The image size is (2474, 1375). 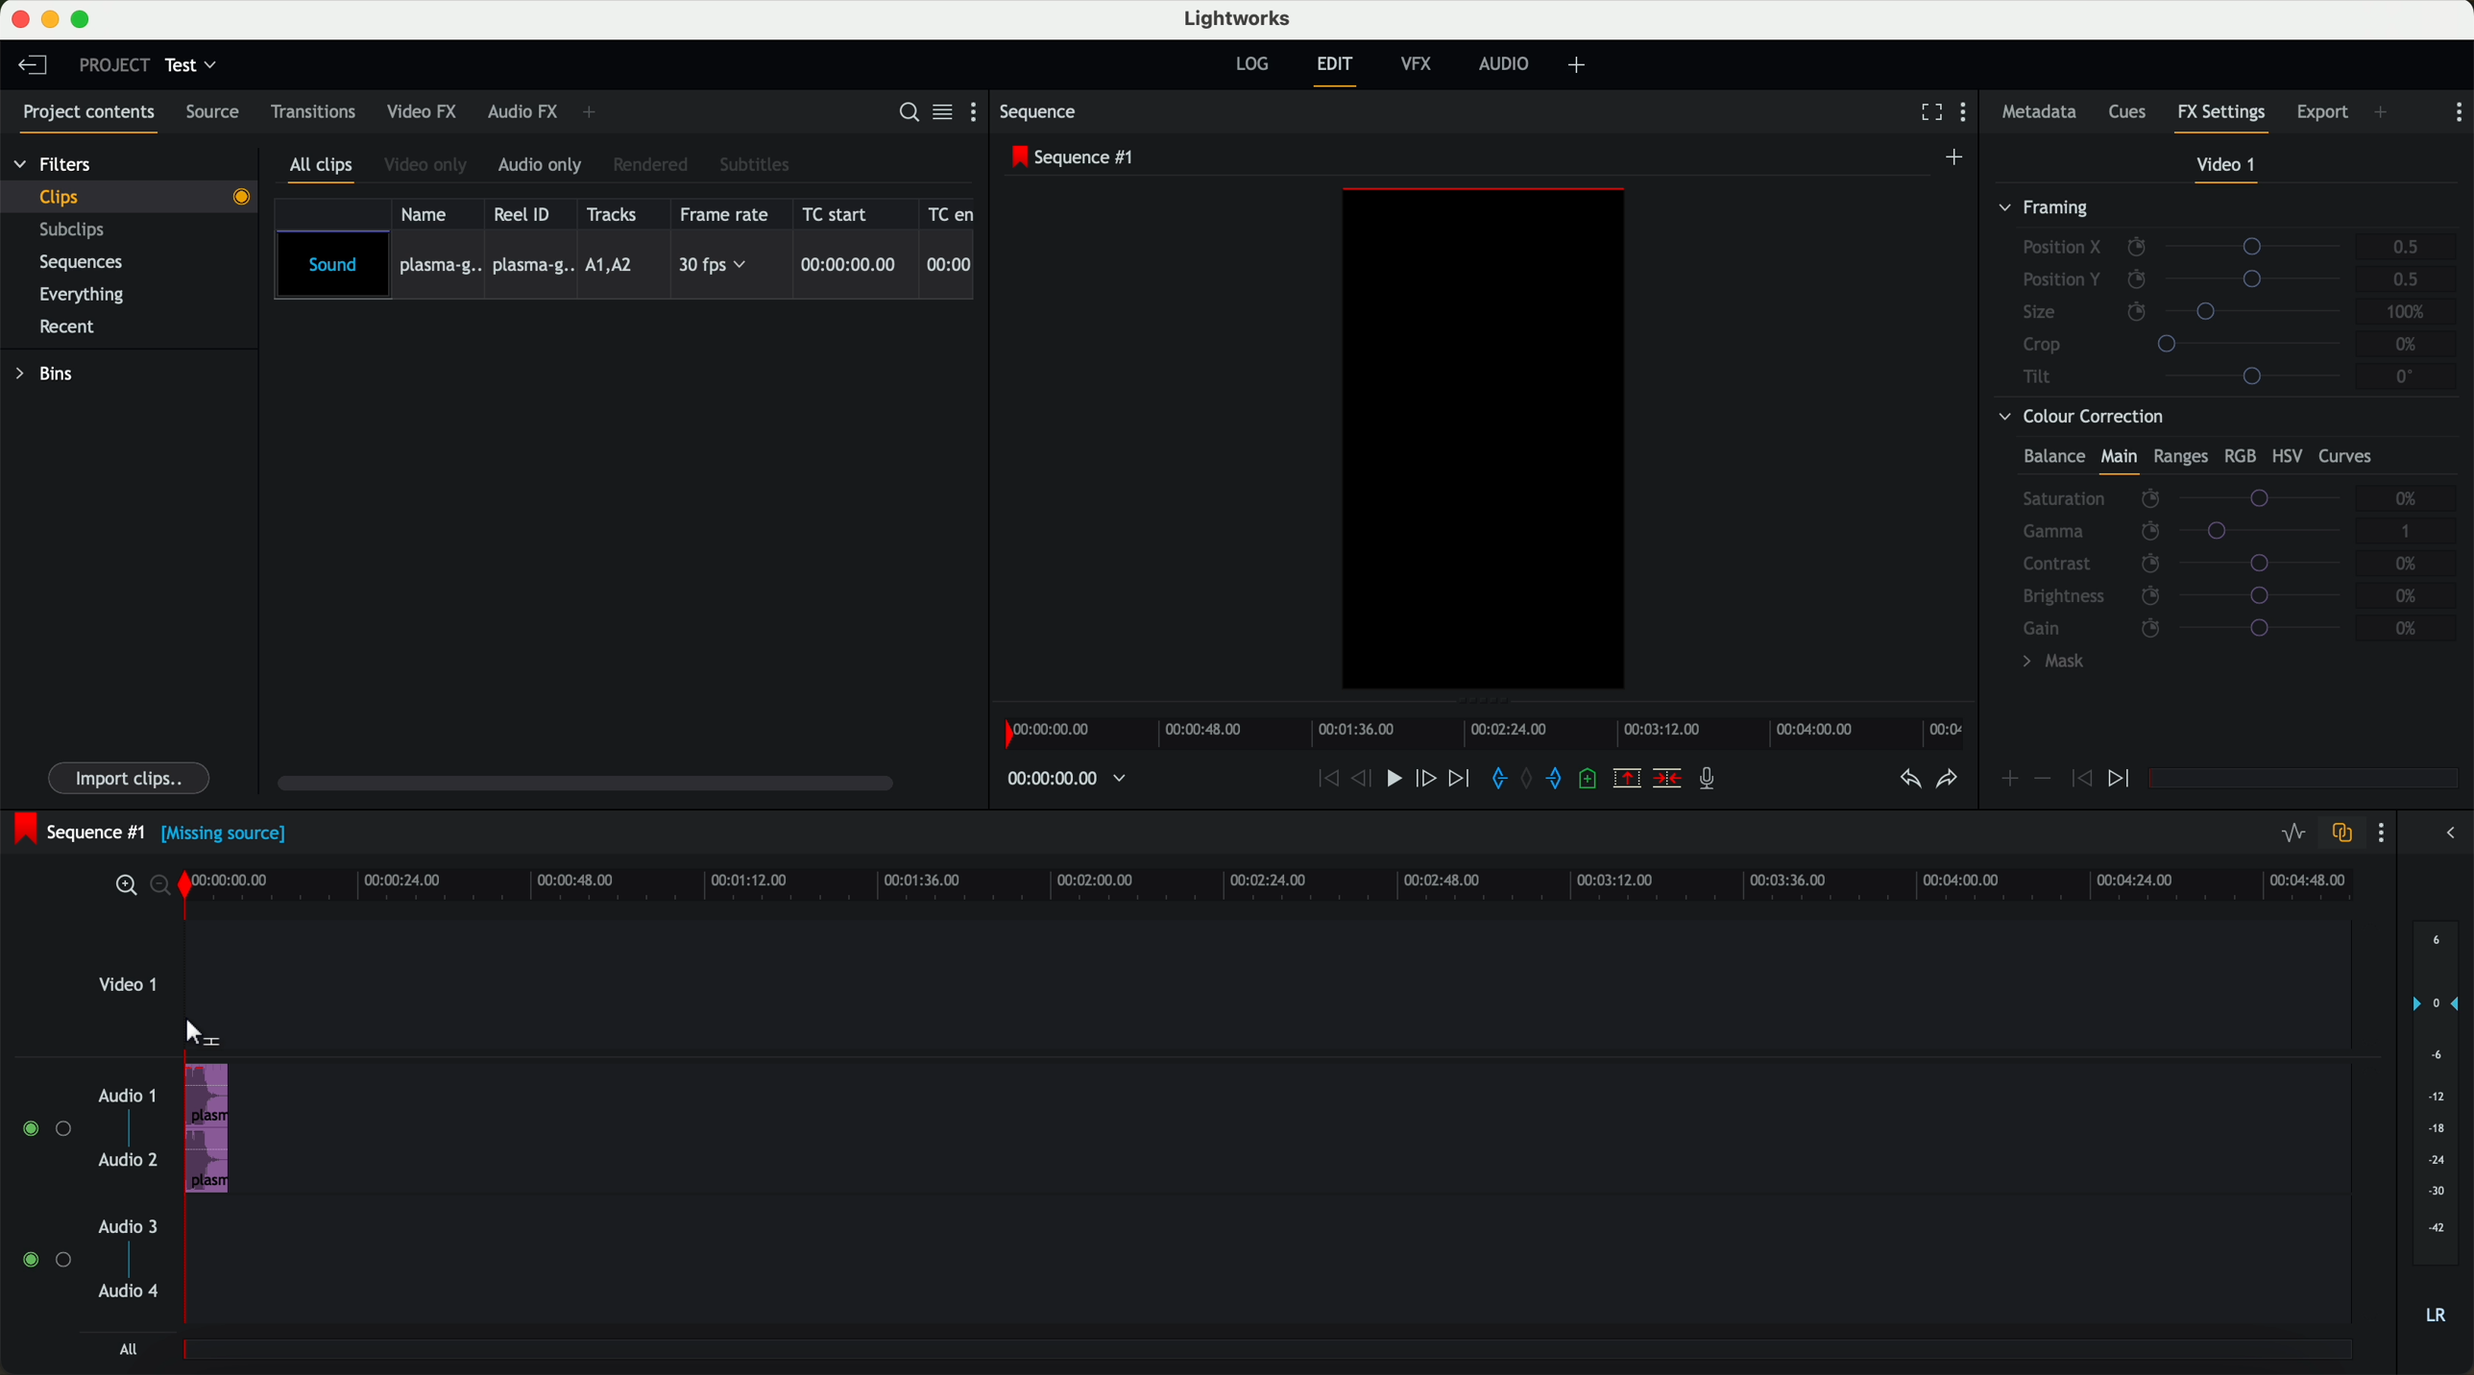 What do you see at coordinates (36, 69) in the screenshot?
I see `leave` at bounding box center [36, 69].